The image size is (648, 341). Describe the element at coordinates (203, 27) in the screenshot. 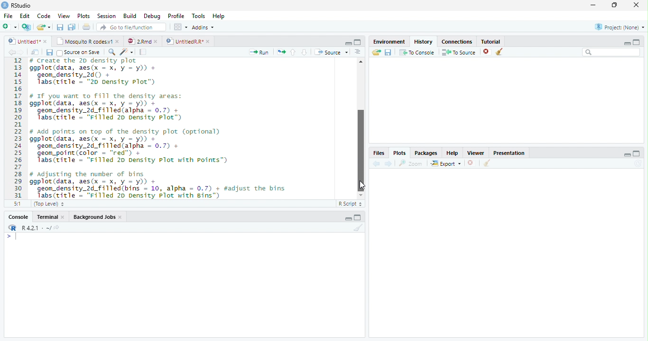

I see `Addins` at that location.